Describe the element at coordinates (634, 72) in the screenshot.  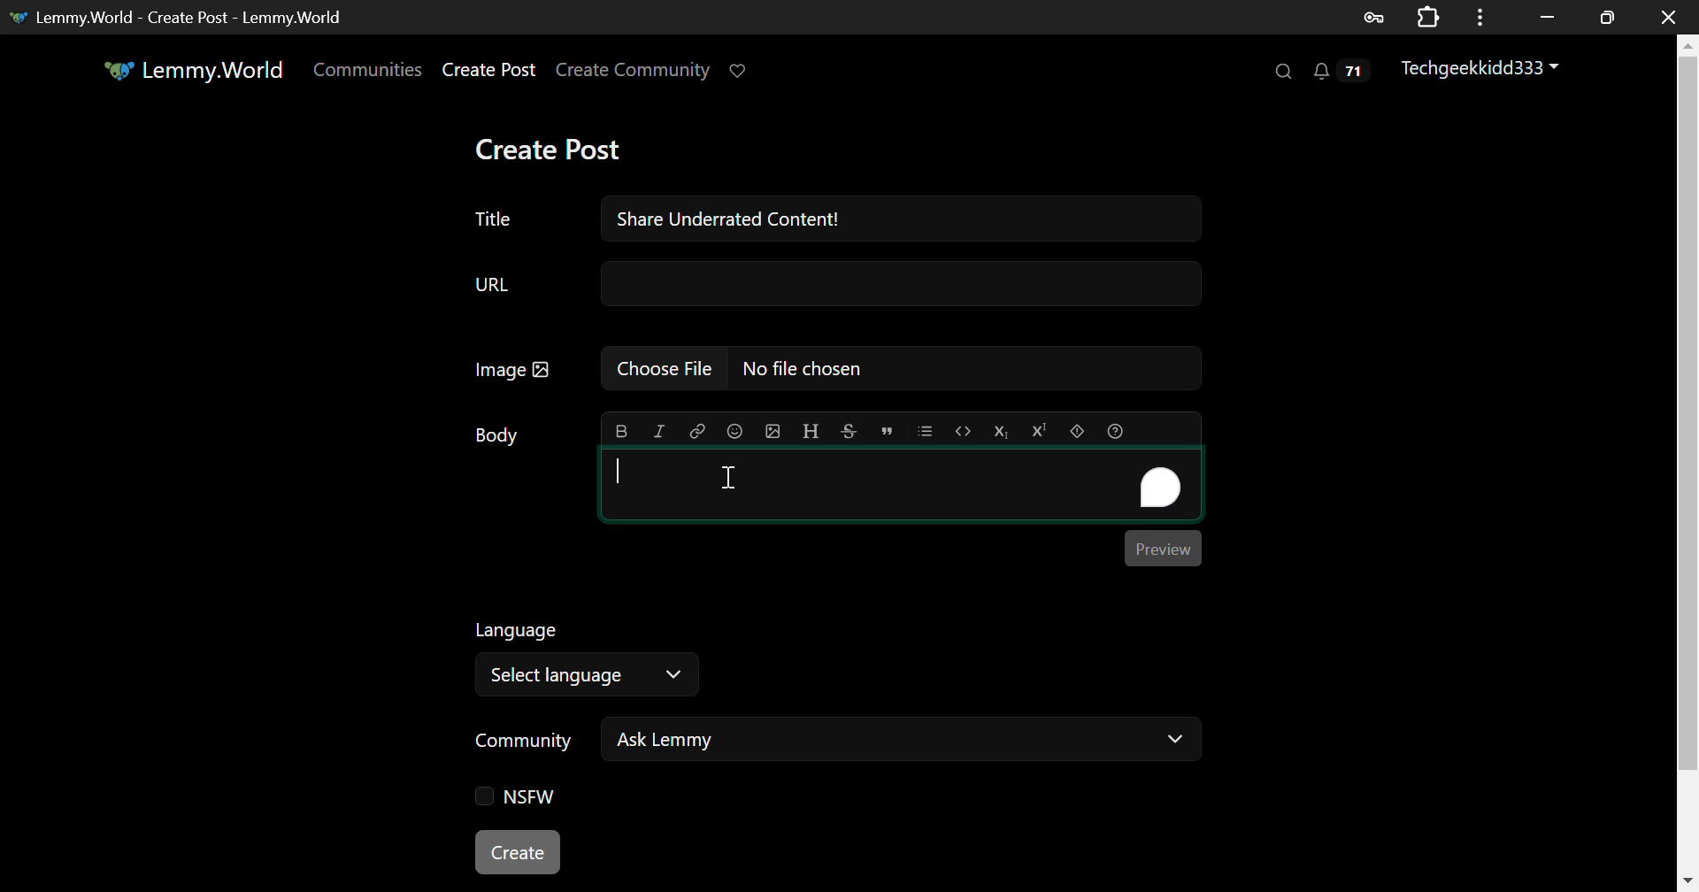
I see `Create Community` at that location.